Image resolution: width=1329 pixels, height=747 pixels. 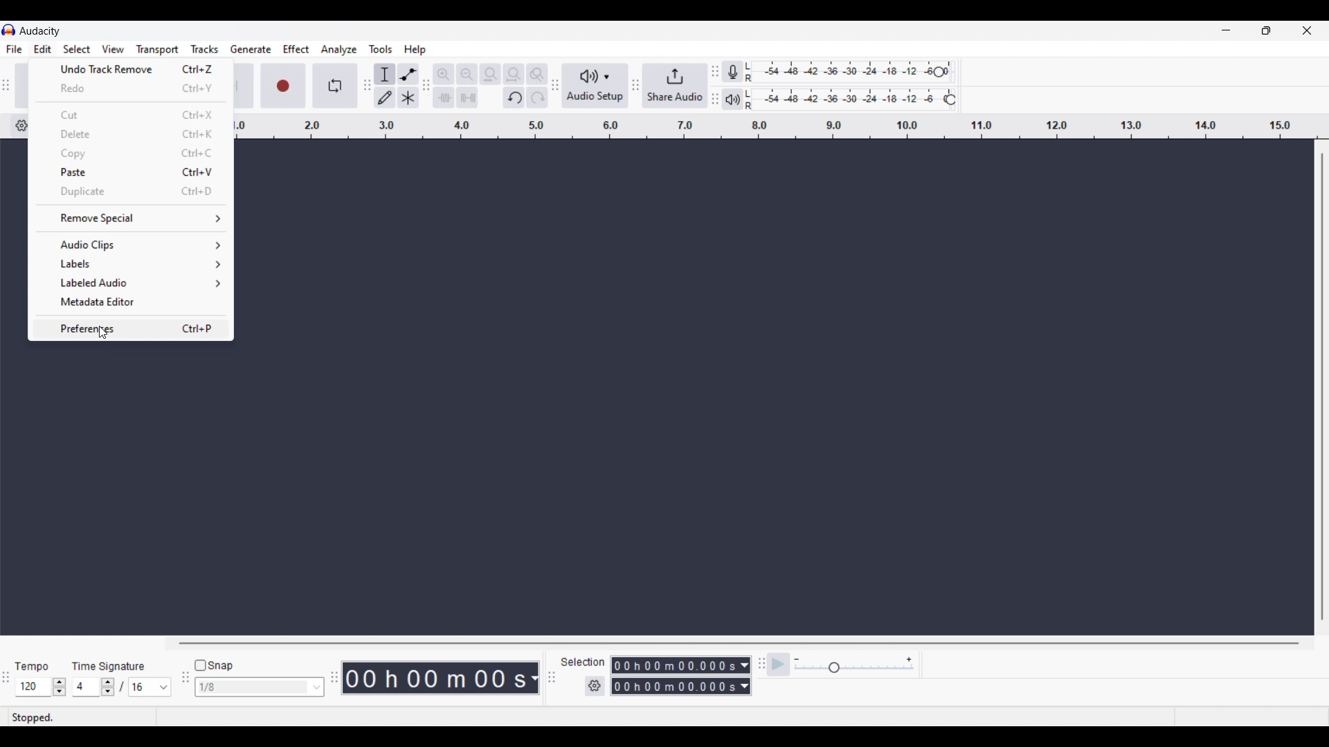 What do you see at coordinates (14, 49) in the screenshot?
I see `File menu` at bounding box center [14, 49].